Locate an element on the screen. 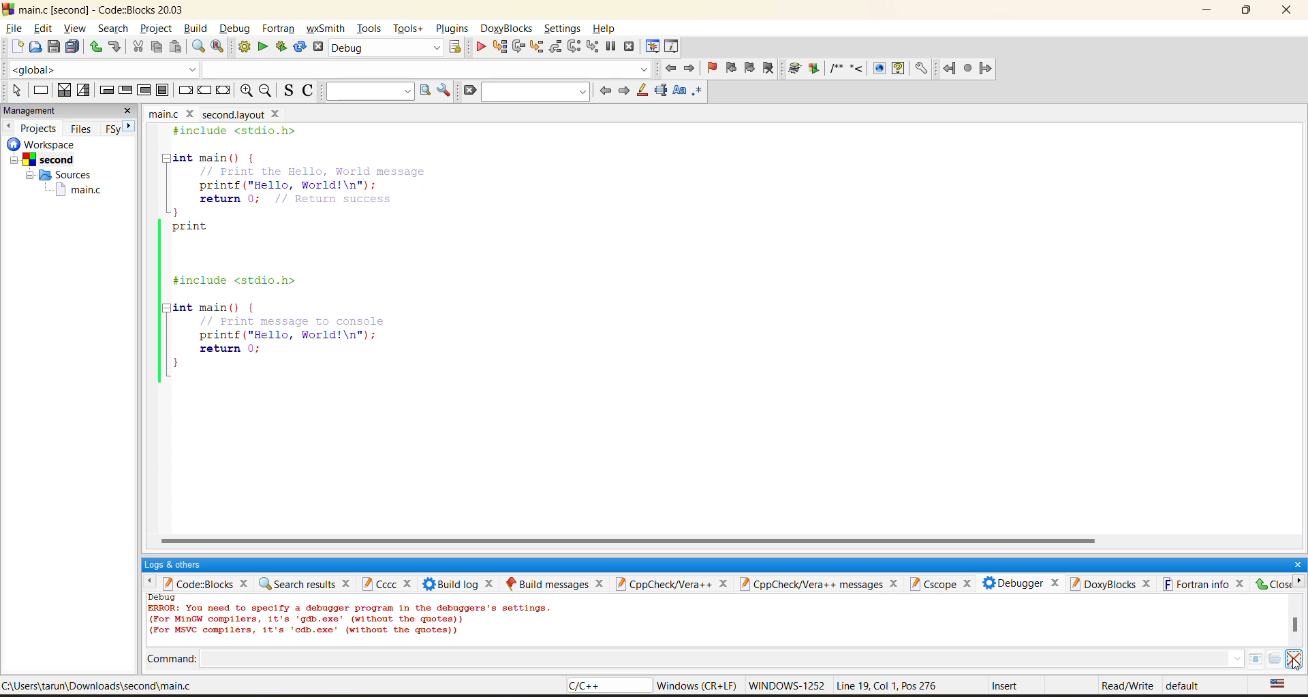 This screenshot has height=697, width=1308. settings is located at coordinates (562, 29).